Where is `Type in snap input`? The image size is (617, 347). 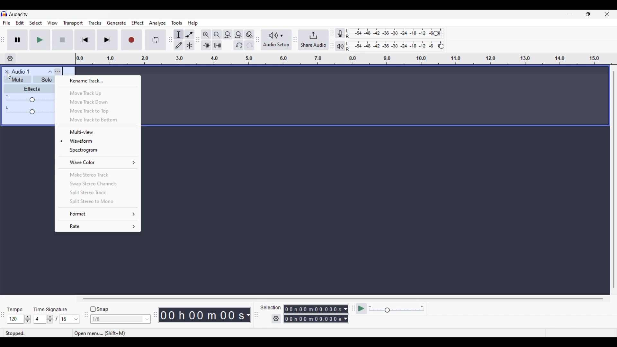 Type in snap input is located at coordinates (117, 319).